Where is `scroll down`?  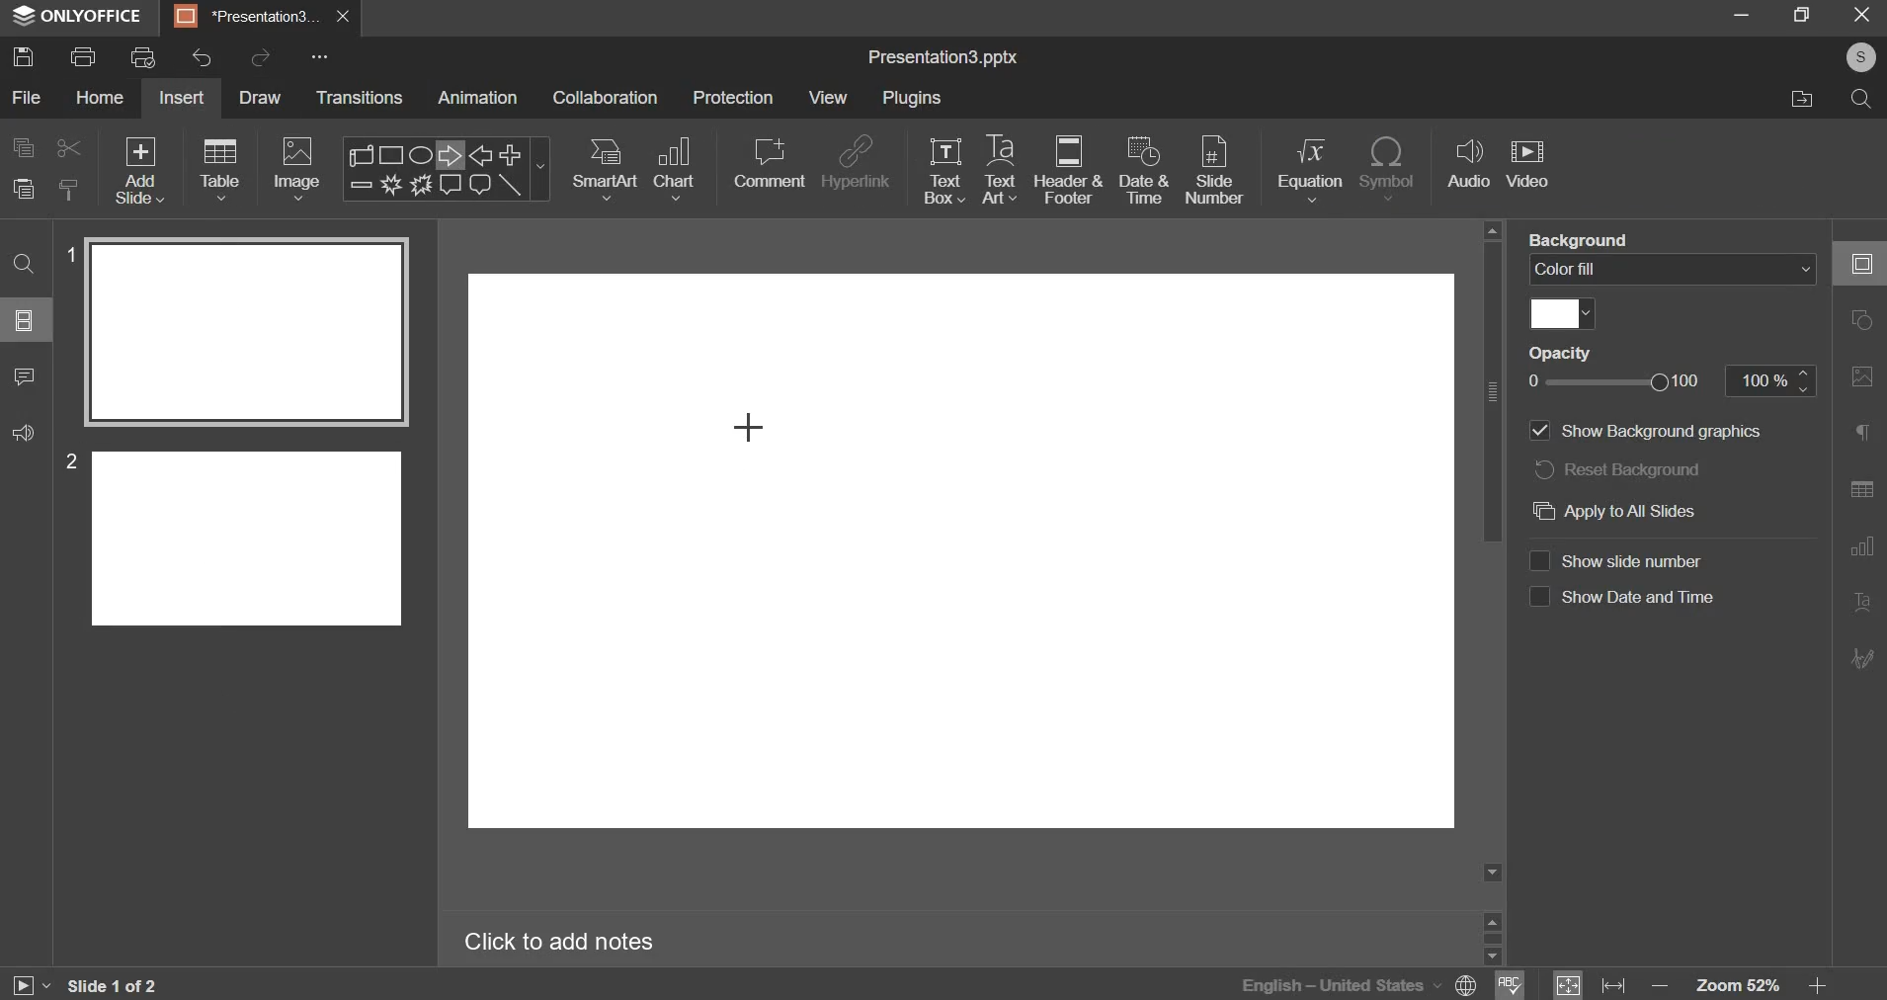 scroll down is located at coordinates (1491, 957).